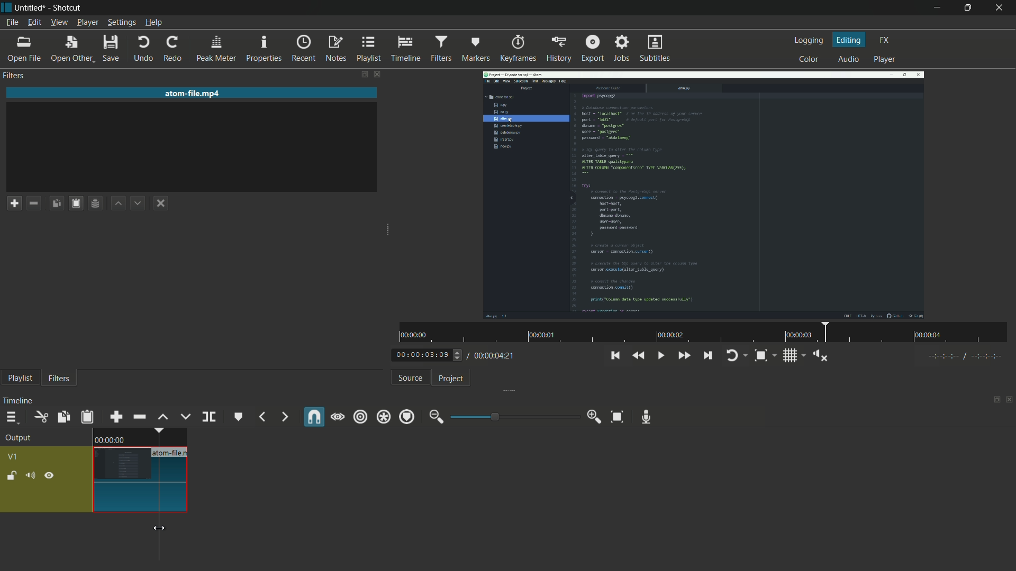  Describe the element at coordinates (303, 48) in the screenshot. I see `recent` at that location.